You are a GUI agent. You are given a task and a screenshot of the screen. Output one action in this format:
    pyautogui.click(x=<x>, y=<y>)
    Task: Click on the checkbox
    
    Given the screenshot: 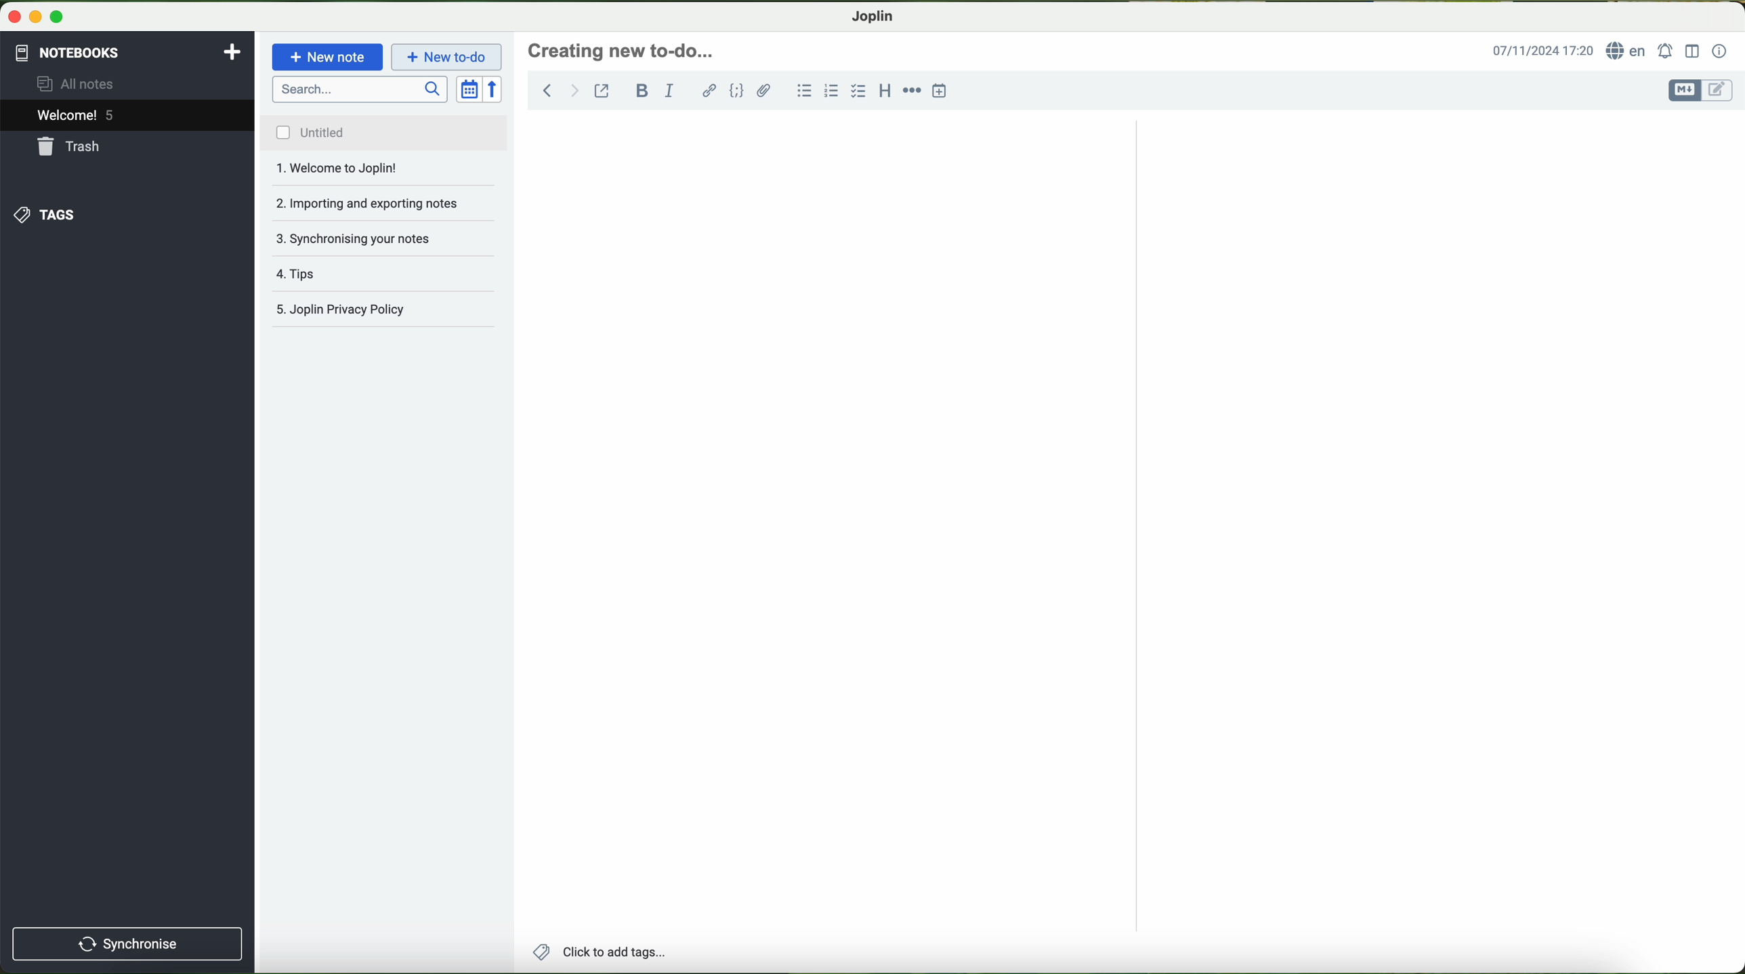 What is the action you would take?
    pyautogui.click(x=859, y=91)
    